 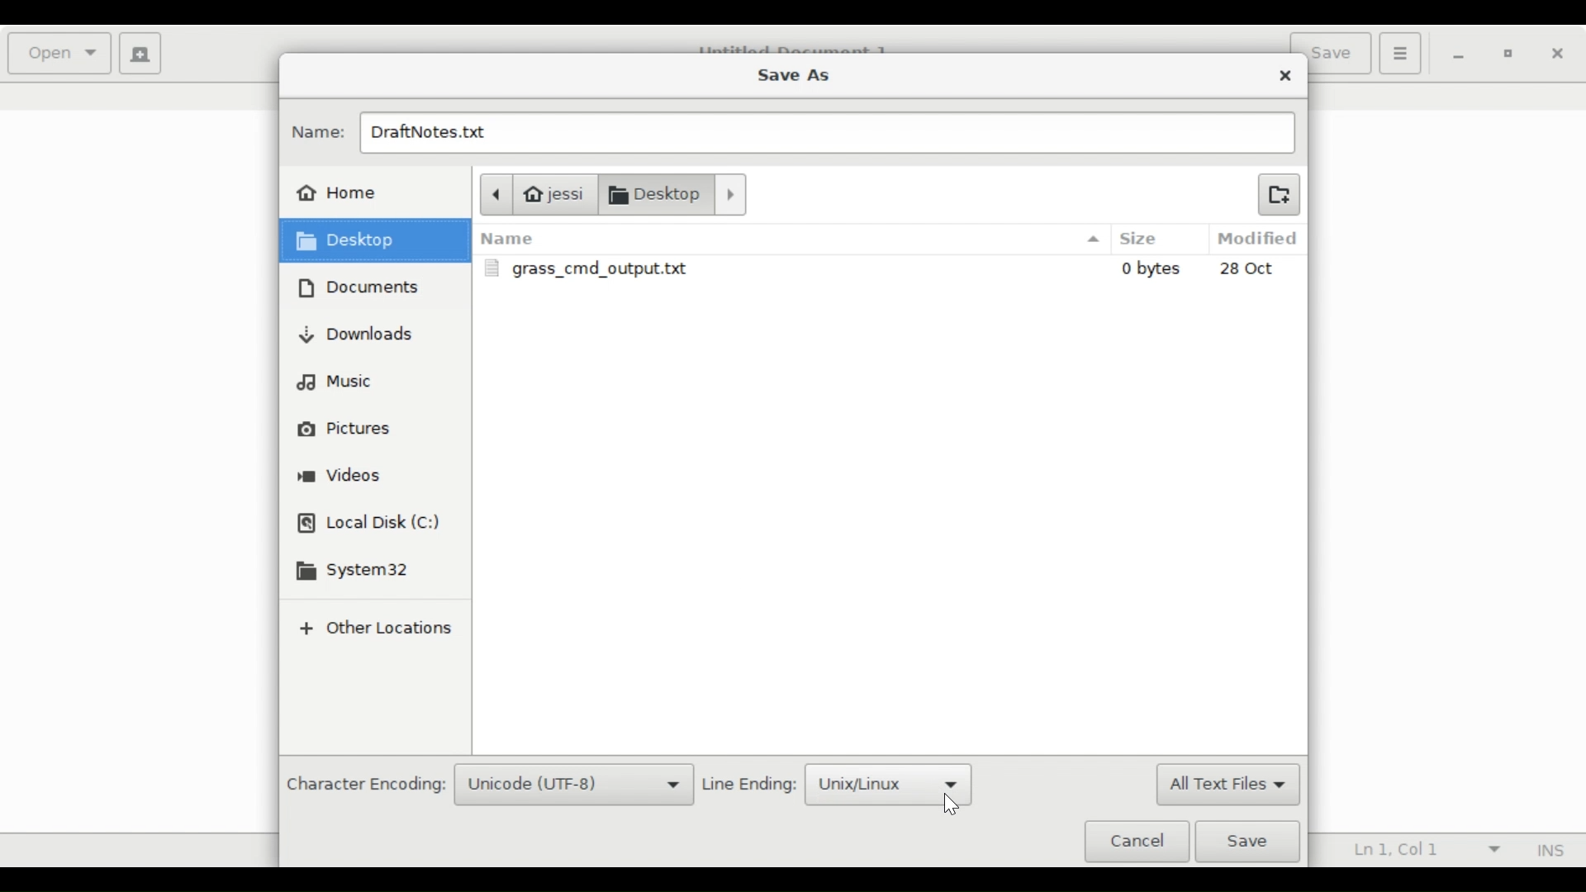 What do you see at coordinates (341, 477) in the screenshot?
I see `Videos` at bounding box center [341, 477].